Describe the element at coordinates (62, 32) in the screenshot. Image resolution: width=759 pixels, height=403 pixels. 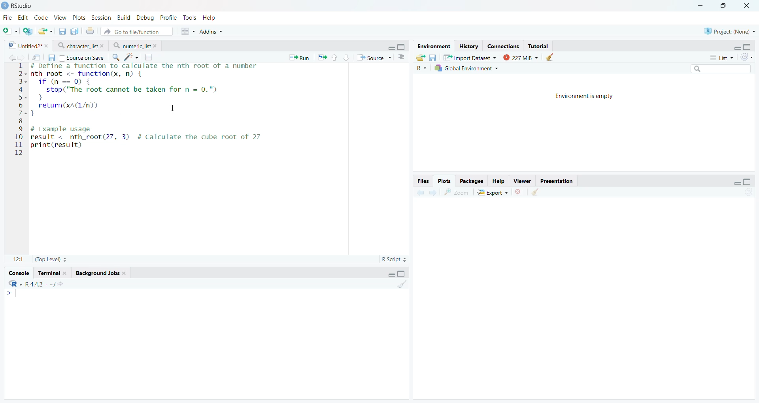
I see `Save current file` at that location.